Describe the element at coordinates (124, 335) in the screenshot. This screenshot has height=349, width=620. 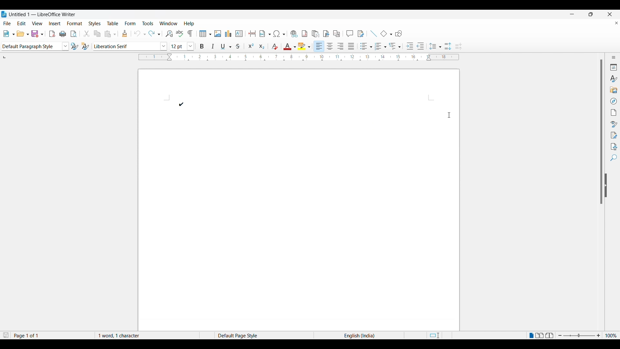
I see `0 words, 0 characters` at that location.